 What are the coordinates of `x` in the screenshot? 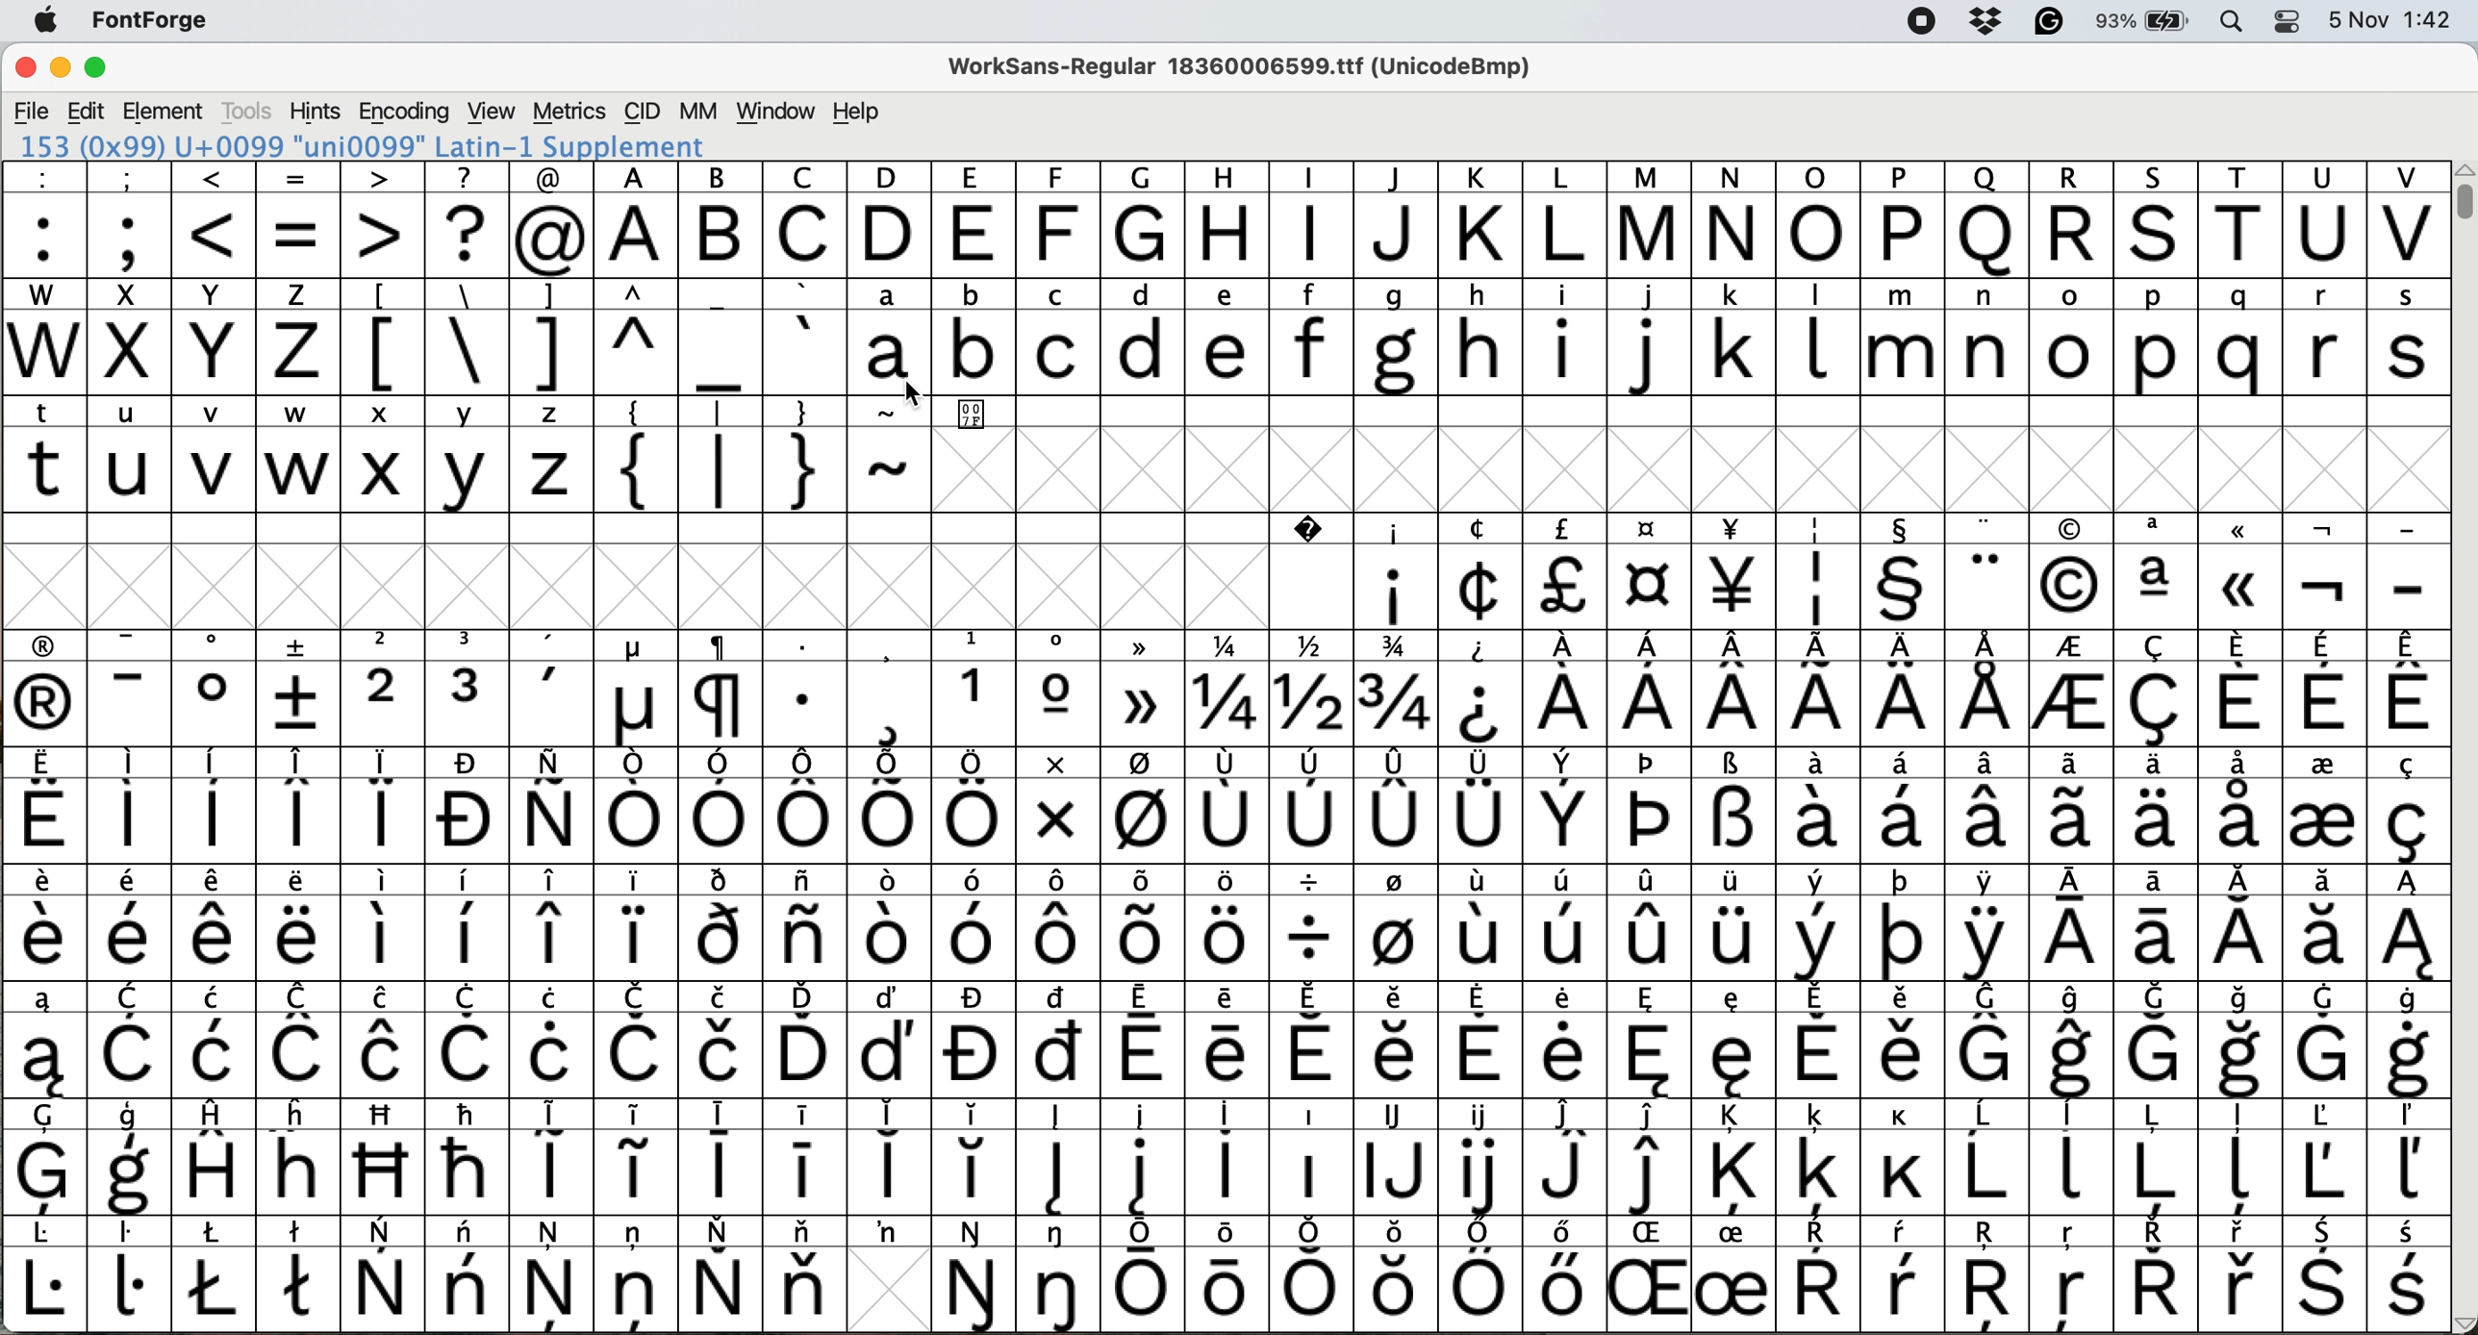 It's located at (128, 337).